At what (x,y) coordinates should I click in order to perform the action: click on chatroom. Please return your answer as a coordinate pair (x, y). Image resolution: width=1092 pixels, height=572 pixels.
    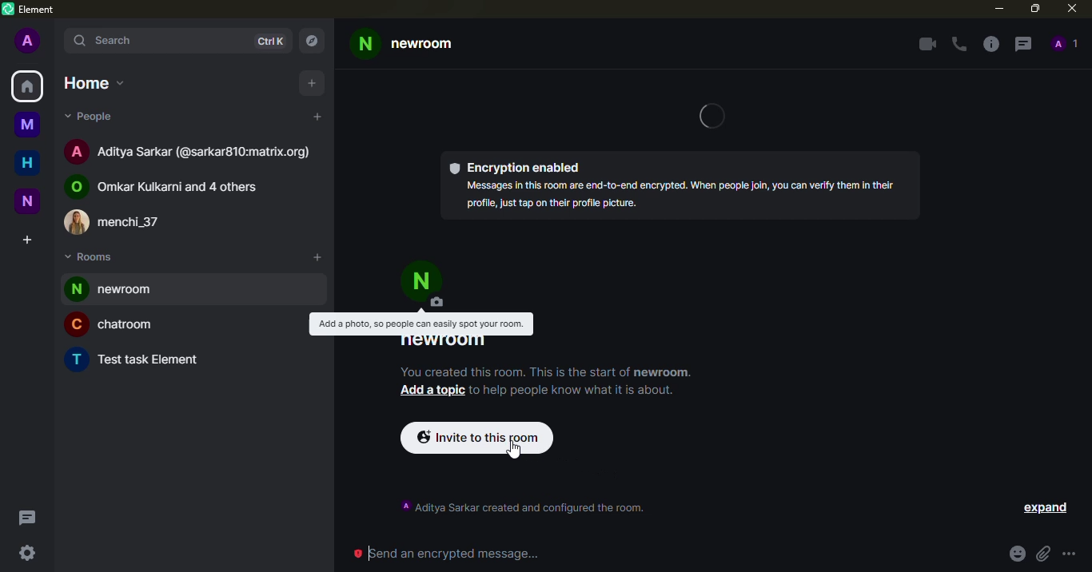
    Looking at the image, I should click on (108, 327).